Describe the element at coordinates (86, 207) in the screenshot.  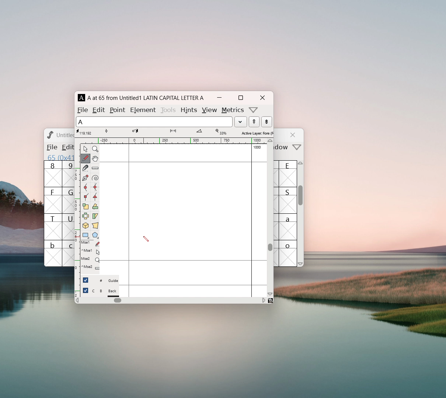
I see `scale the selection` at that location.